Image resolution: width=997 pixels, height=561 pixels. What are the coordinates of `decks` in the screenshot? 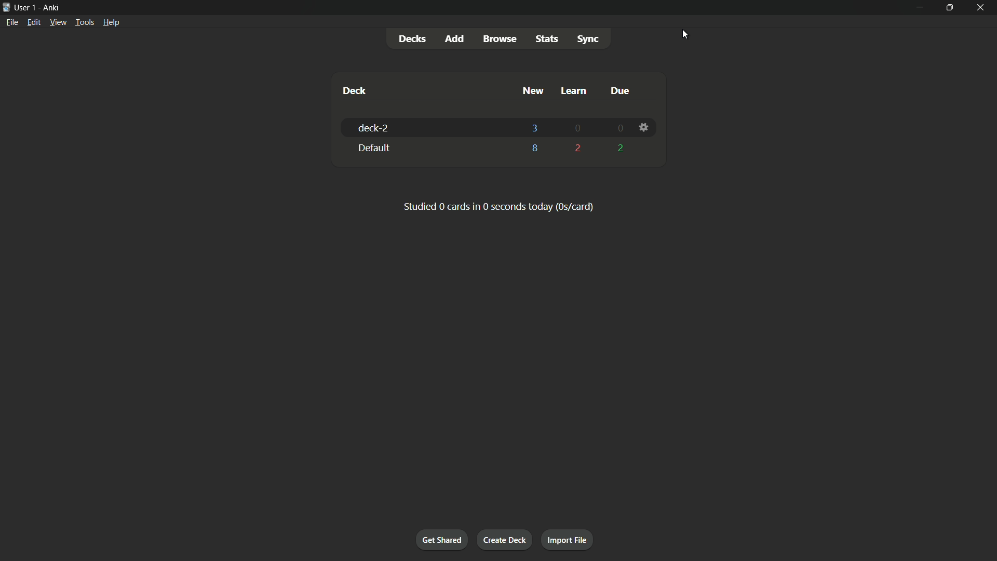 It's located at (415, 38).